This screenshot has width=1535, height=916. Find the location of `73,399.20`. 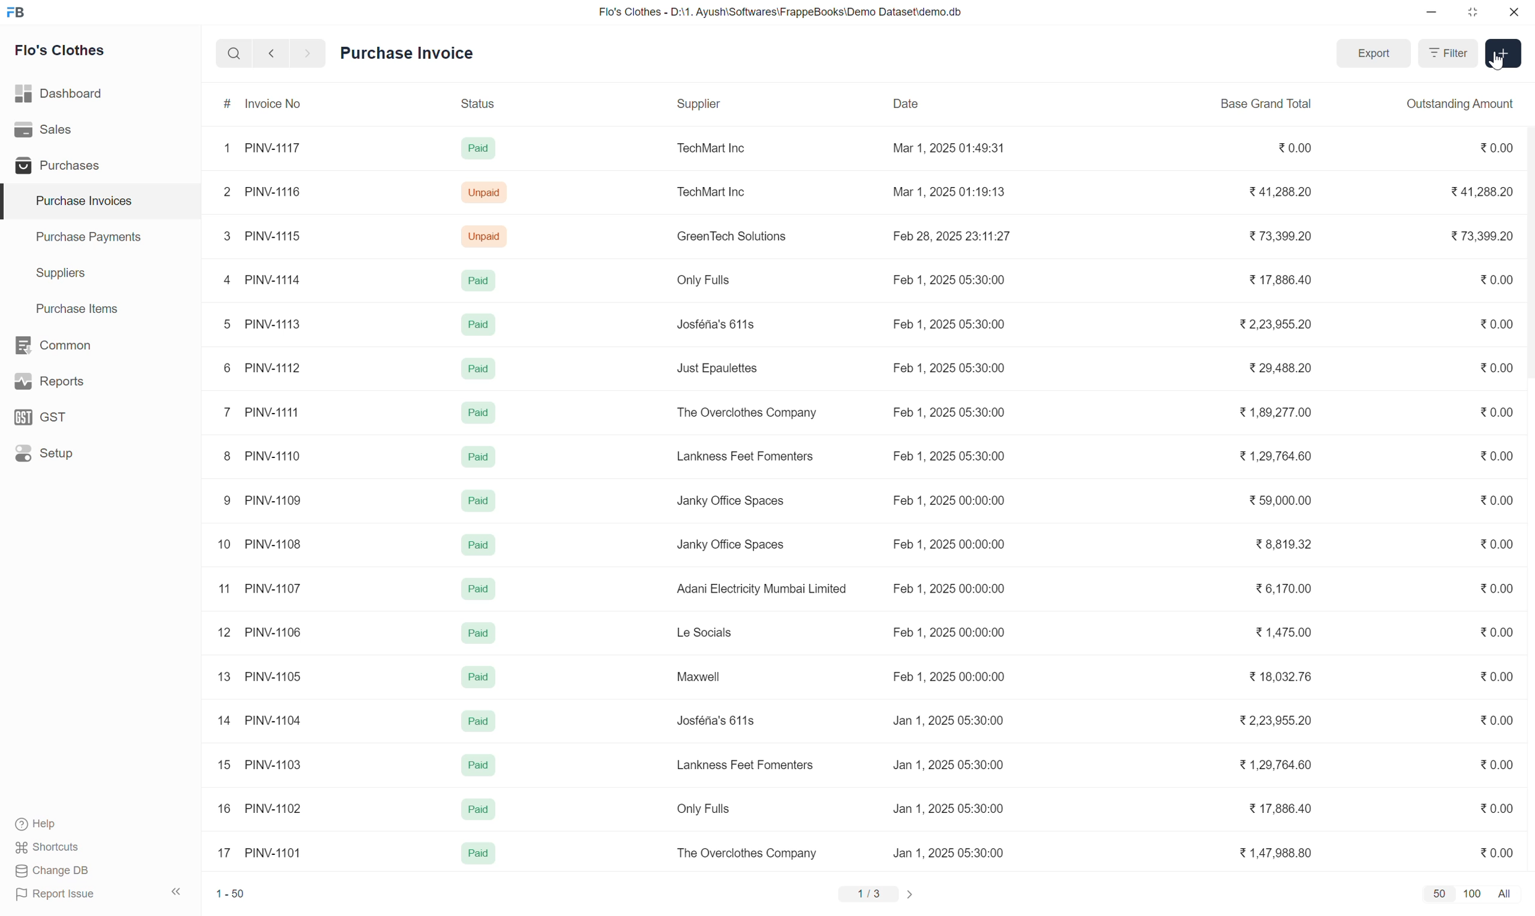

73,399.20 is located at coordinates (1278, 235).